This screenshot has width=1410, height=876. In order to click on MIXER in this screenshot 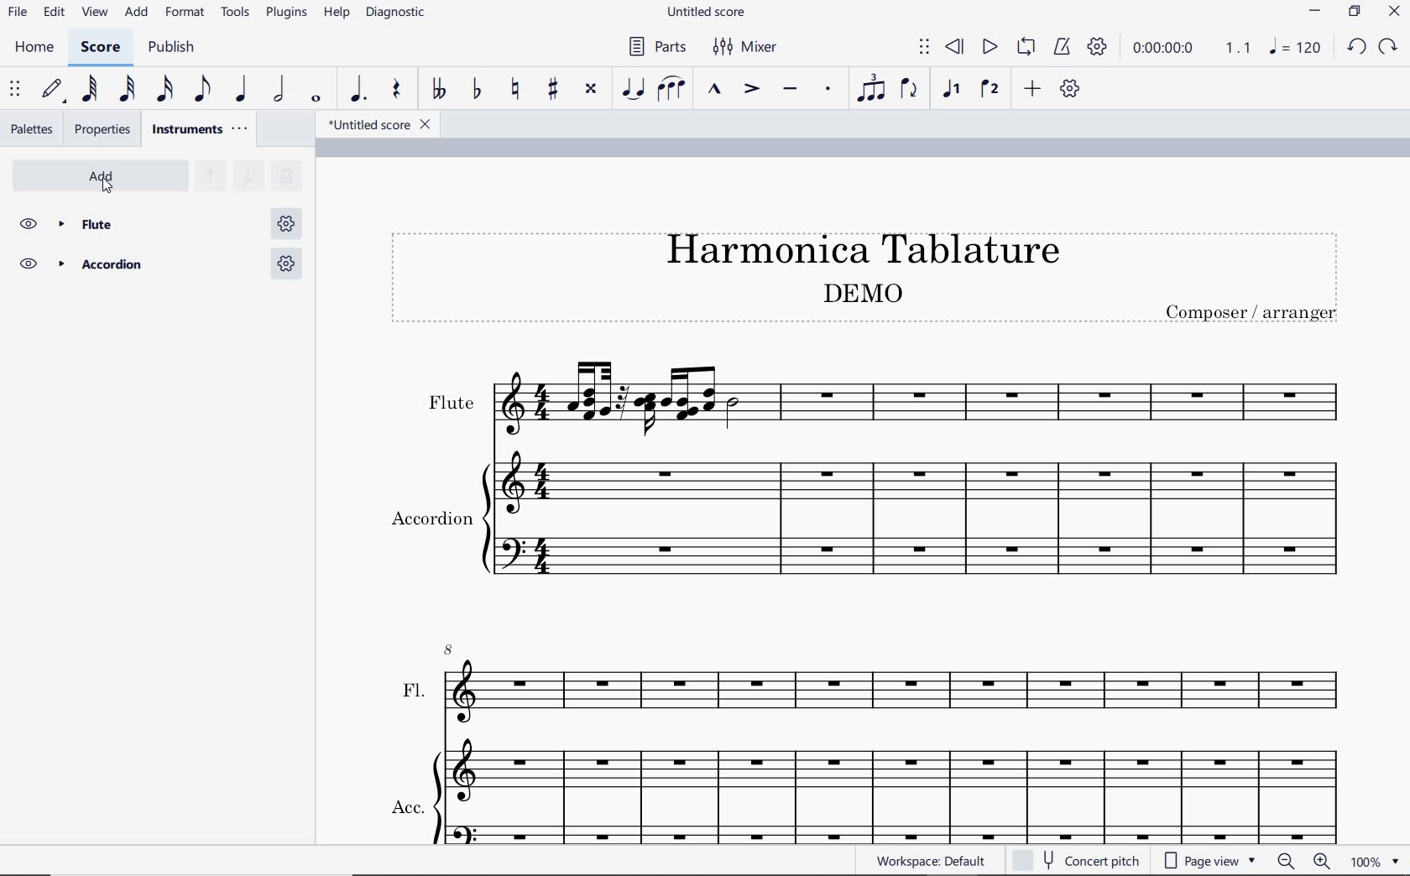, I will do `click(744, 48)`.